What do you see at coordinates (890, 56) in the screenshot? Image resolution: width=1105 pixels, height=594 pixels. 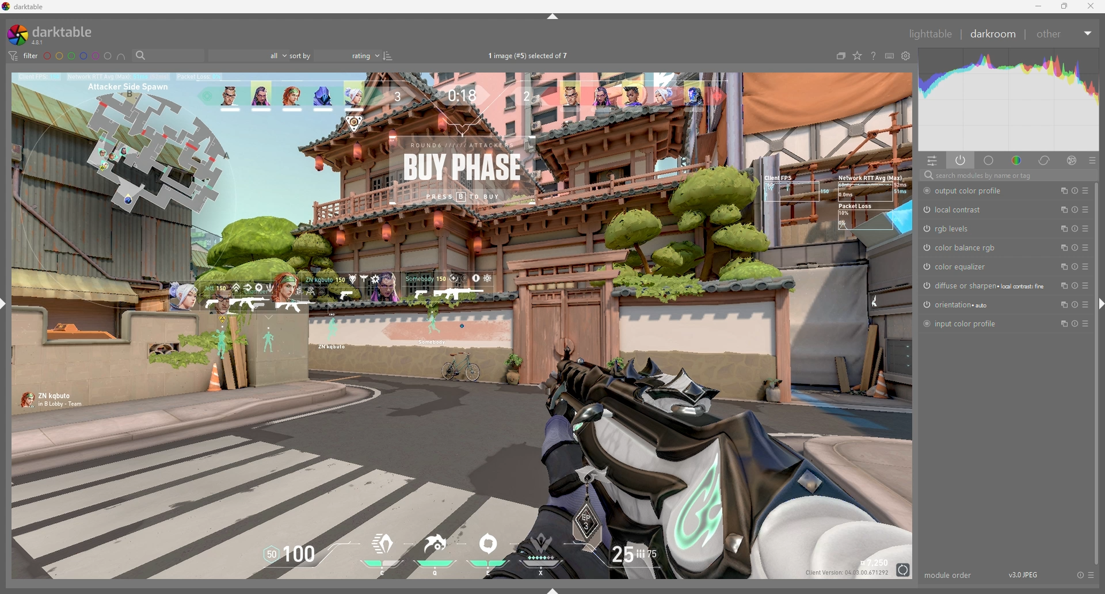 I see `keyboard shortcuts` at bounding box center [890, 56].